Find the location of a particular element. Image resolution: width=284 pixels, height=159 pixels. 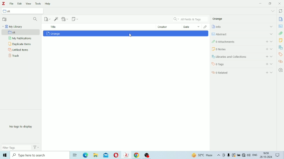

Notes is located at coordinates (243, 49).